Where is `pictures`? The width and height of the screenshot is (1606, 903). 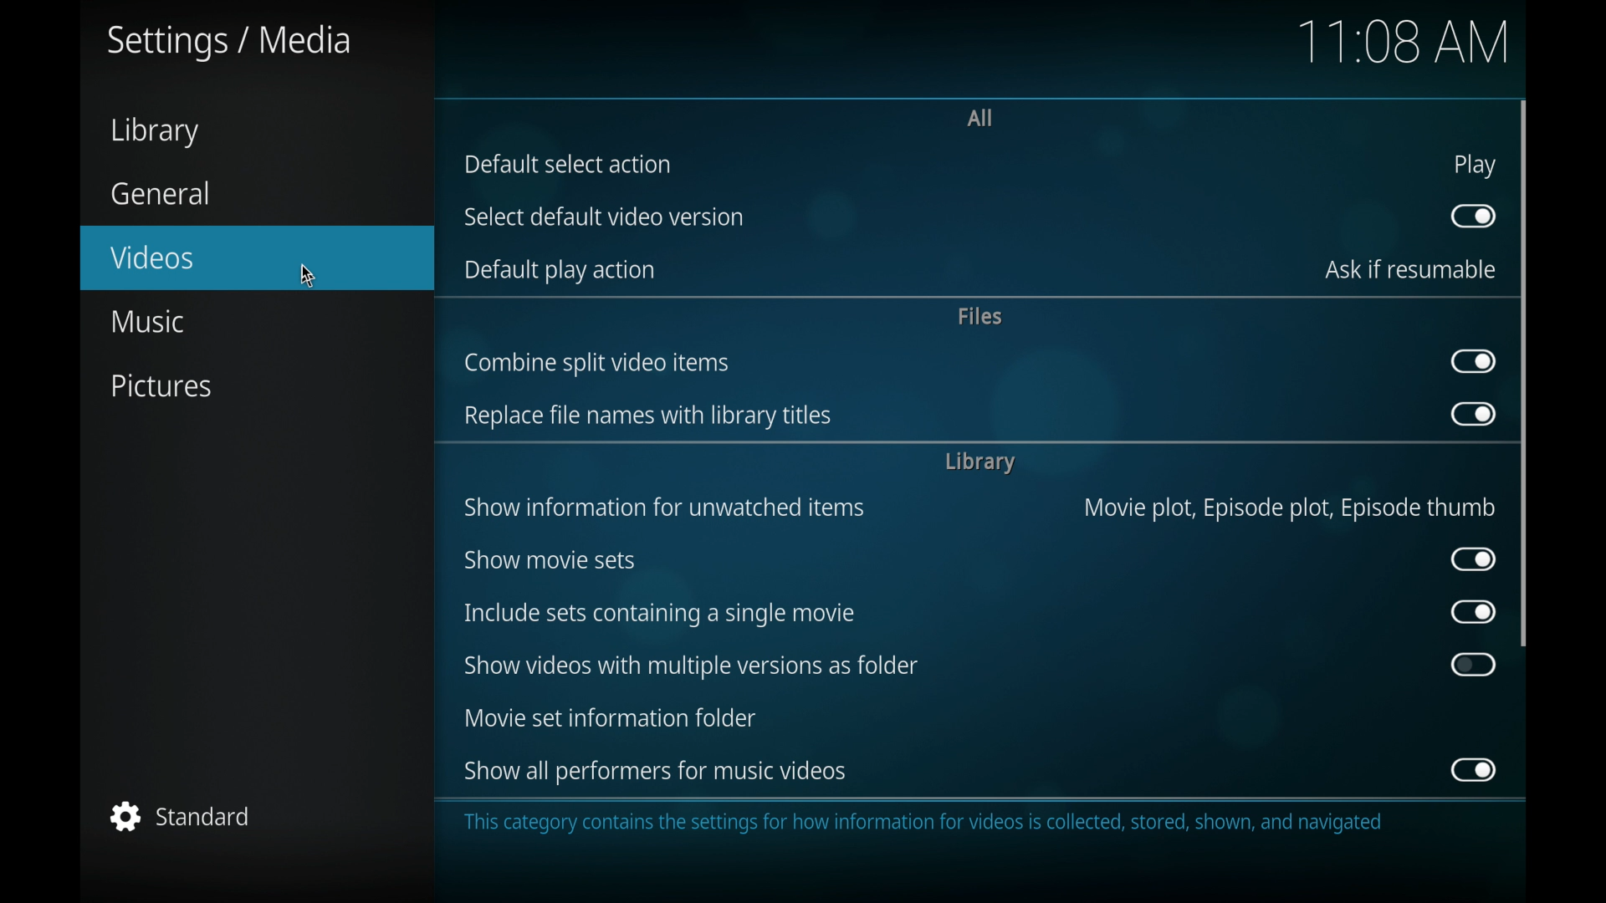
pictures is located at coordinates (160, 386).